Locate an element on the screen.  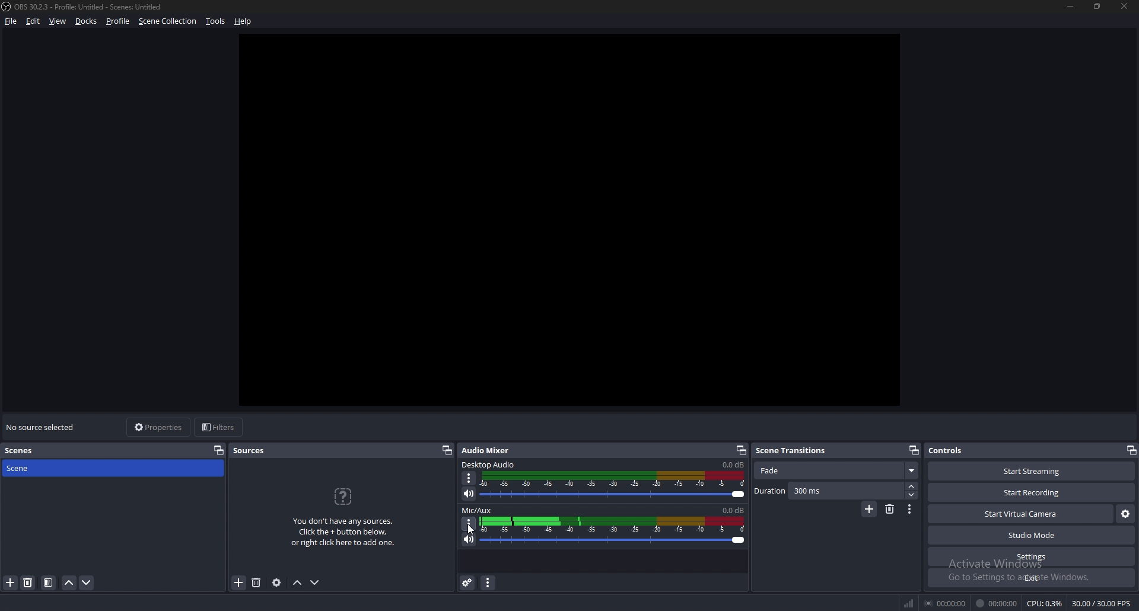
audio mixer menu is located at coordinates (488, 584).